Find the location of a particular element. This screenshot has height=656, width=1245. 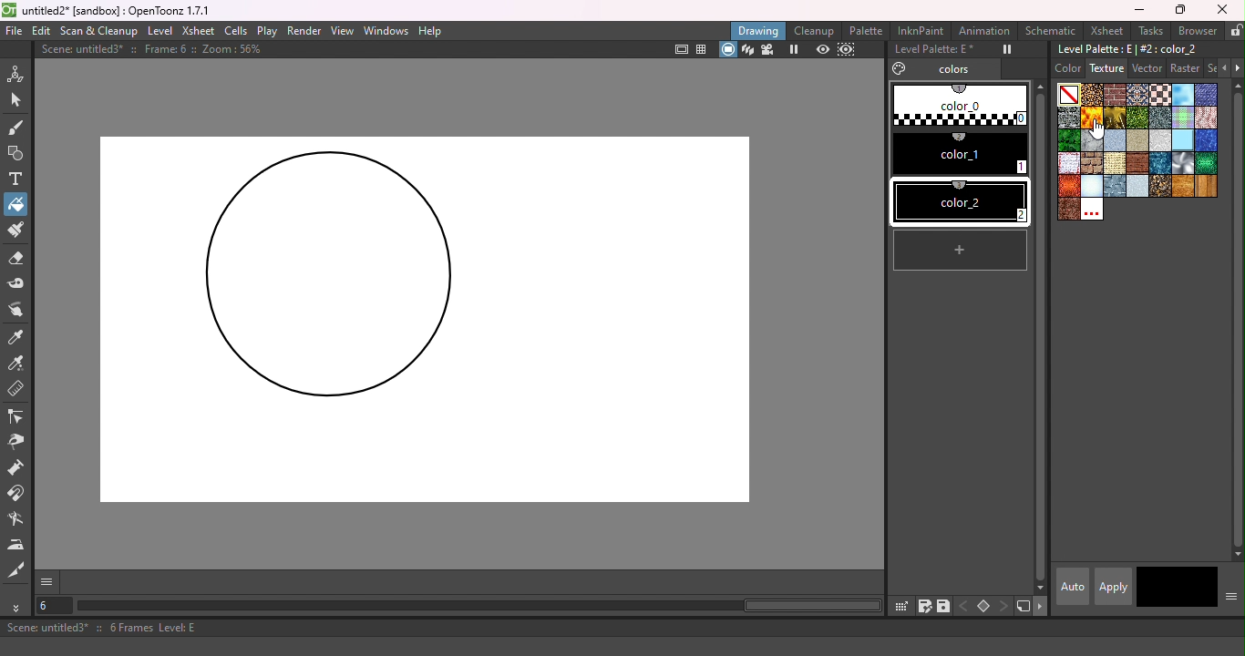

previous key is located at coordinates (964, 604).